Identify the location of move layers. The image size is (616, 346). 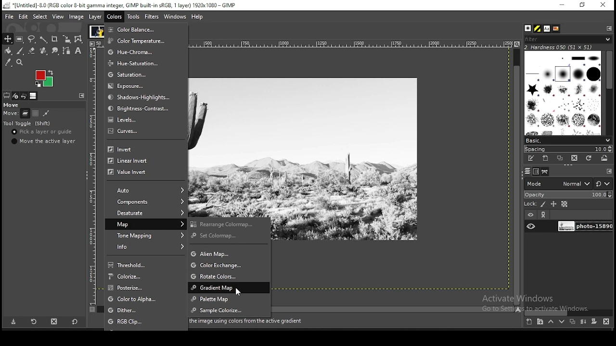
(25, 113).